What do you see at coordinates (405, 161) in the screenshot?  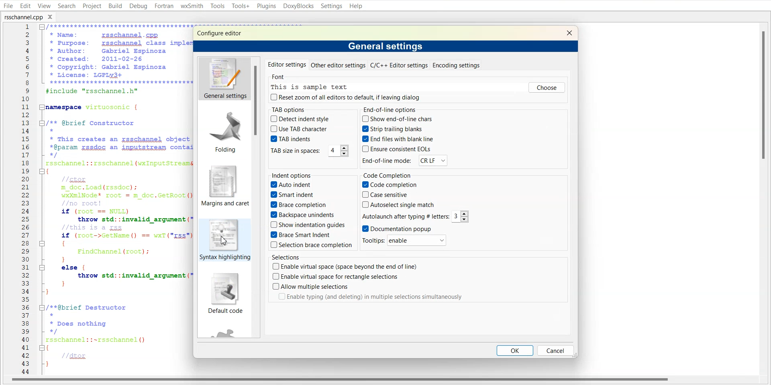 I see `End-of-line mode ` at bounding box center [405, 161].